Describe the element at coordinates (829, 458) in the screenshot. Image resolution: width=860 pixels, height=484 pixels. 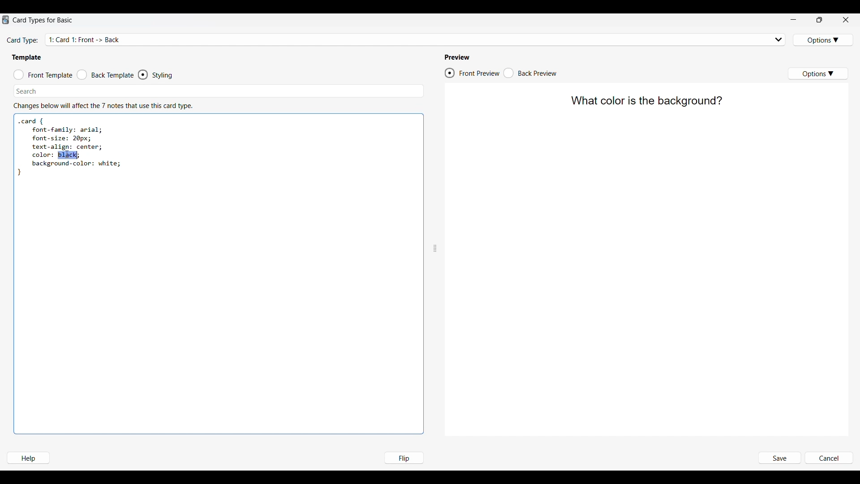
I see `Cancel` at that location.